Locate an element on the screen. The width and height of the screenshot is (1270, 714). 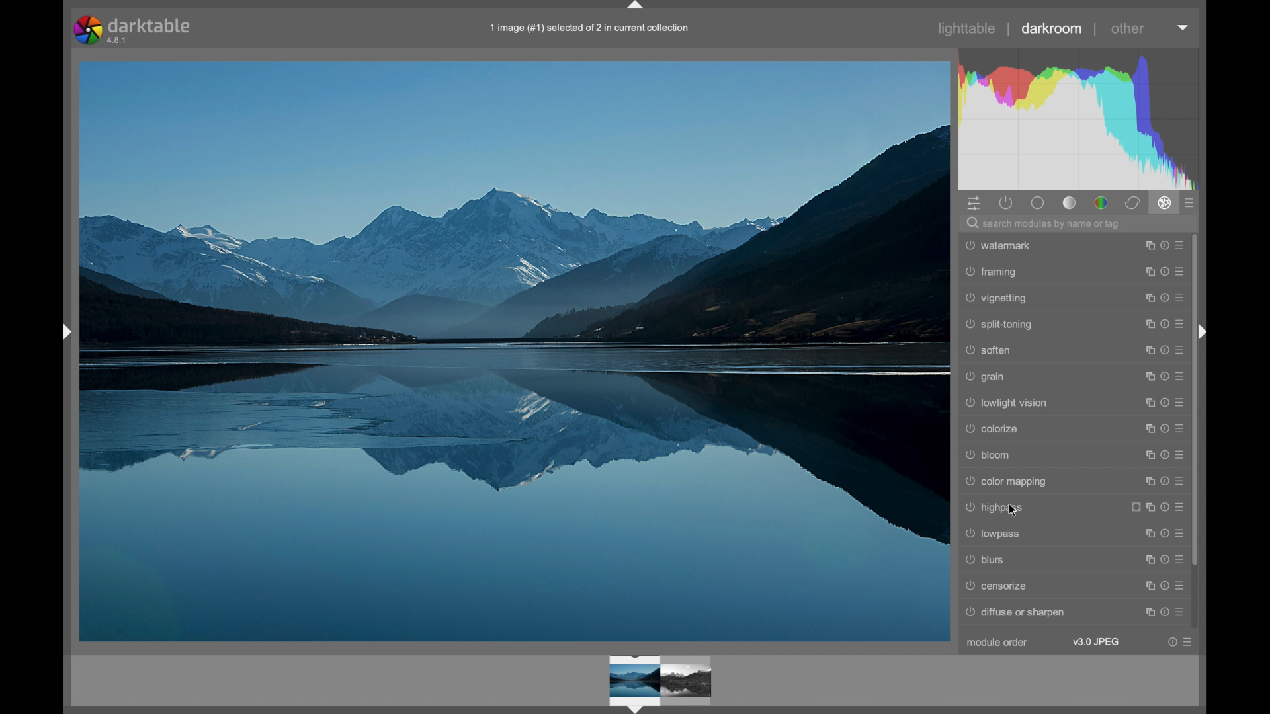
tone is located at coordinates (1070, 203).